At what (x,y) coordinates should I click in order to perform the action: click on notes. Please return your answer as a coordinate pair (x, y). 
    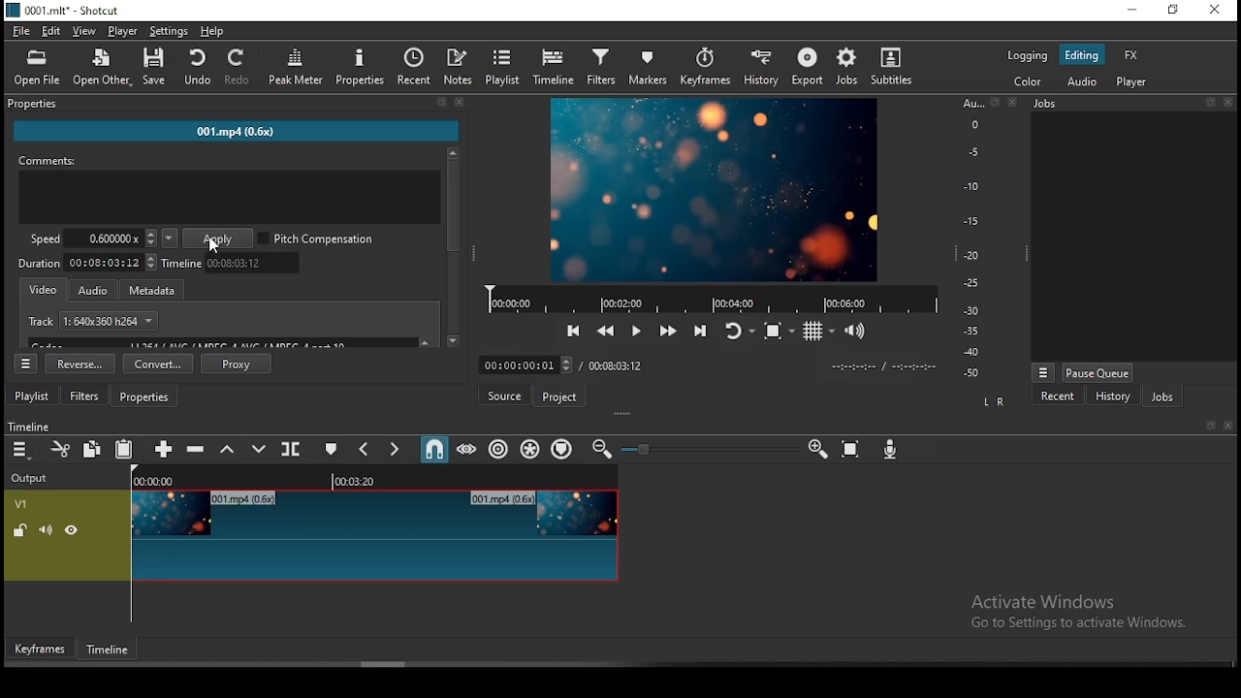
    Looking at the image, I should click on (458, 67).